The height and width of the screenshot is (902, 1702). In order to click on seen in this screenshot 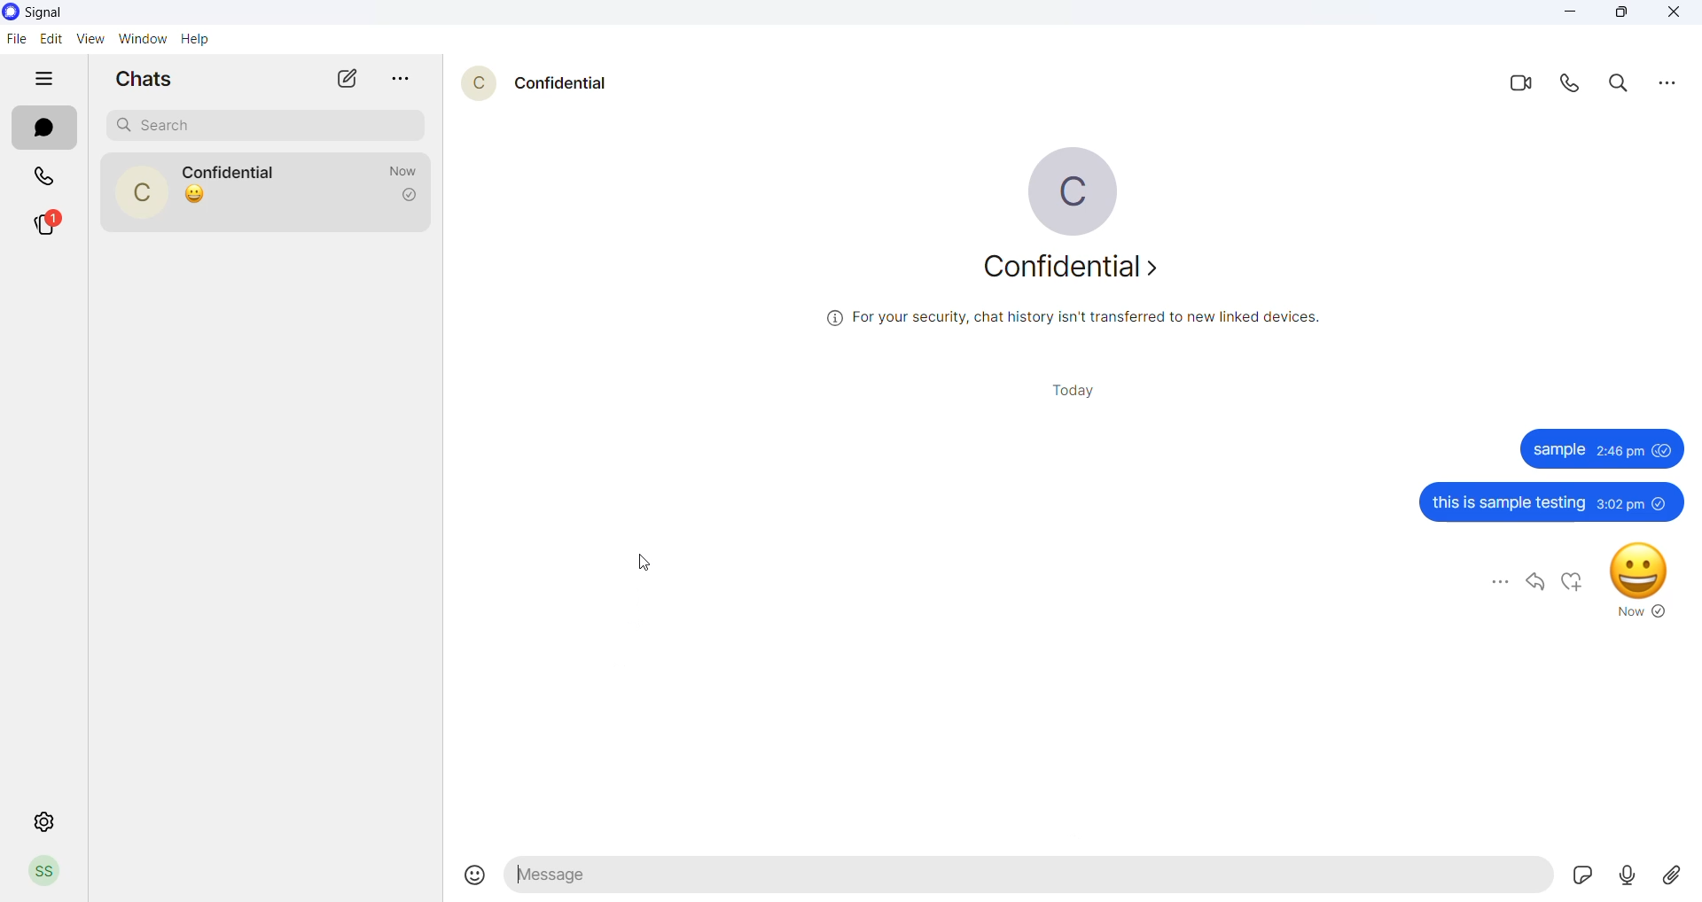, I will do `click(1663, 450)`.